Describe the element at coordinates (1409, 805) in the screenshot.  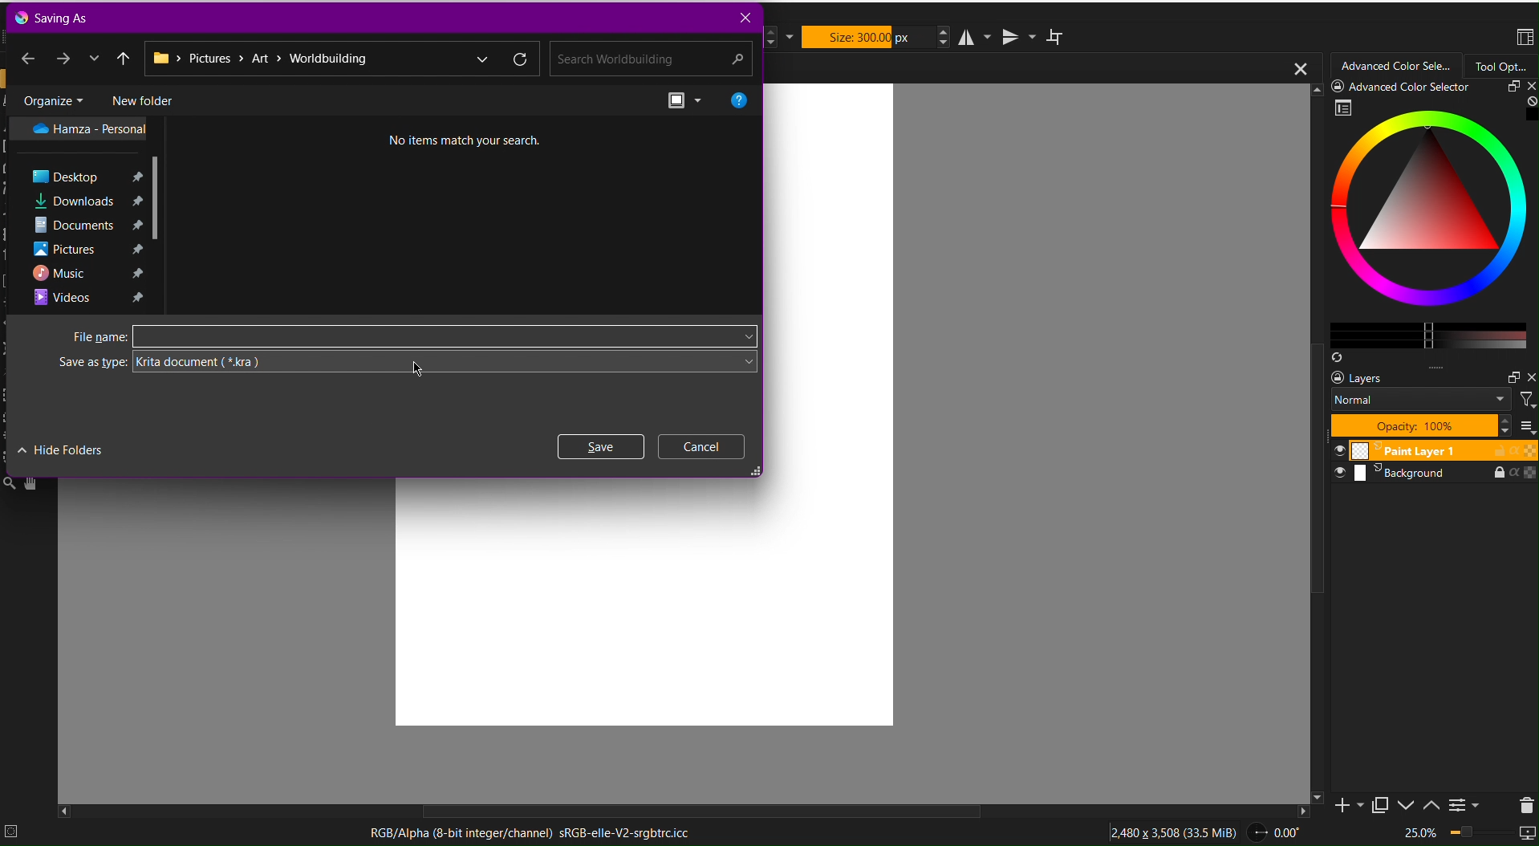
I see `Slide Options` at that location.